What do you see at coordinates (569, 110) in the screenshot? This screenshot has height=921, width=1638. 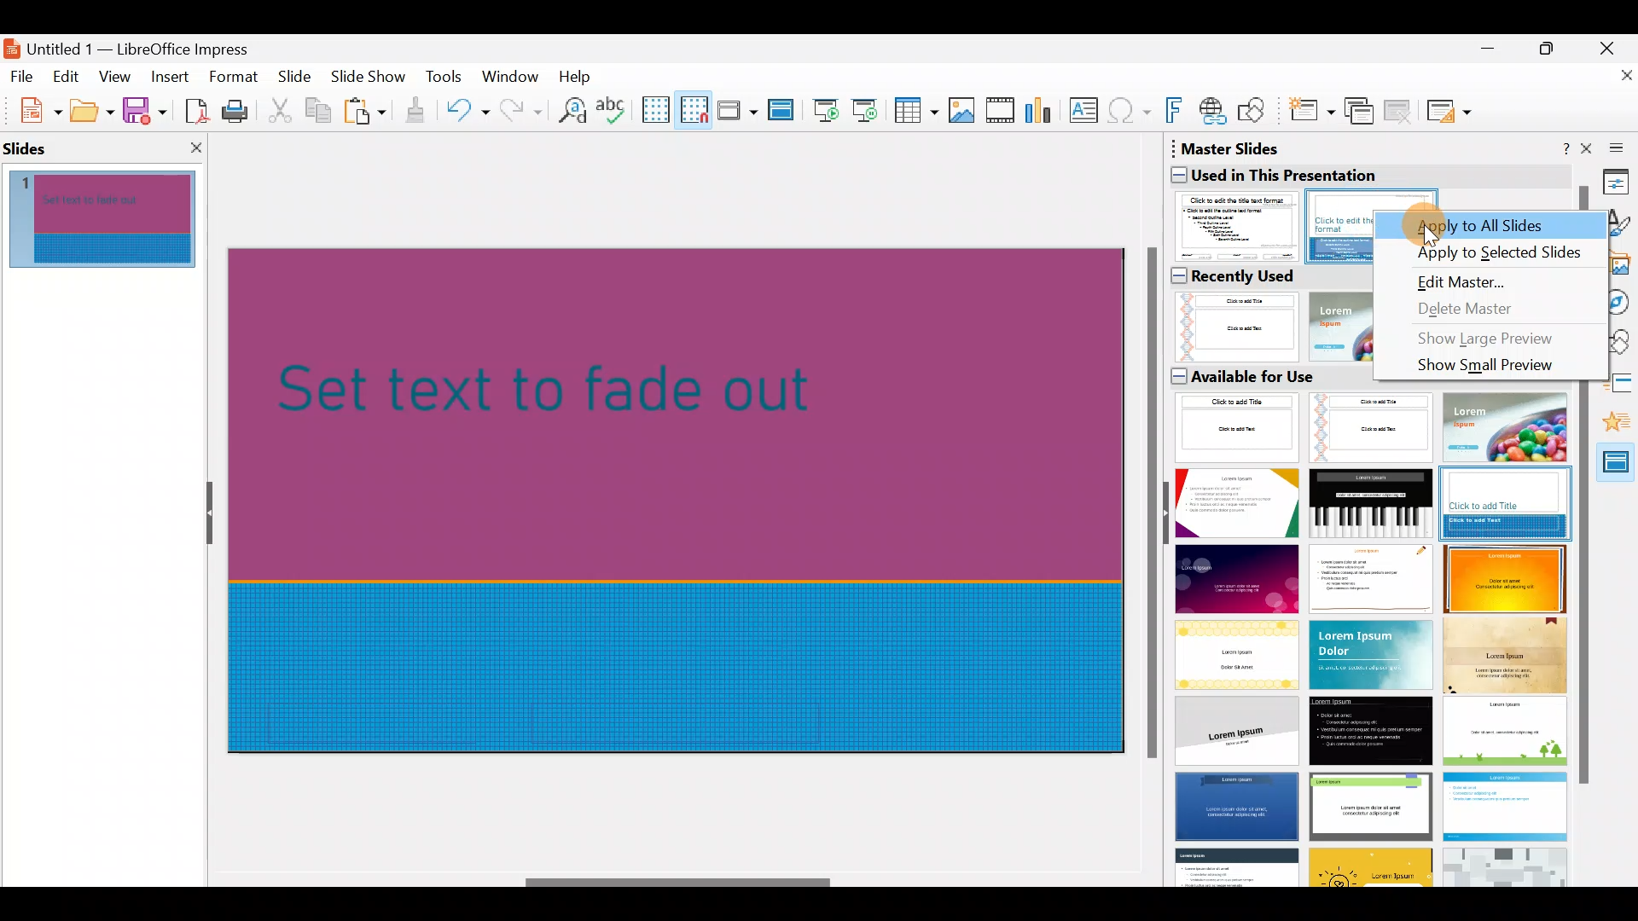 I see `Find and replace` at bounding box center [569, 110].